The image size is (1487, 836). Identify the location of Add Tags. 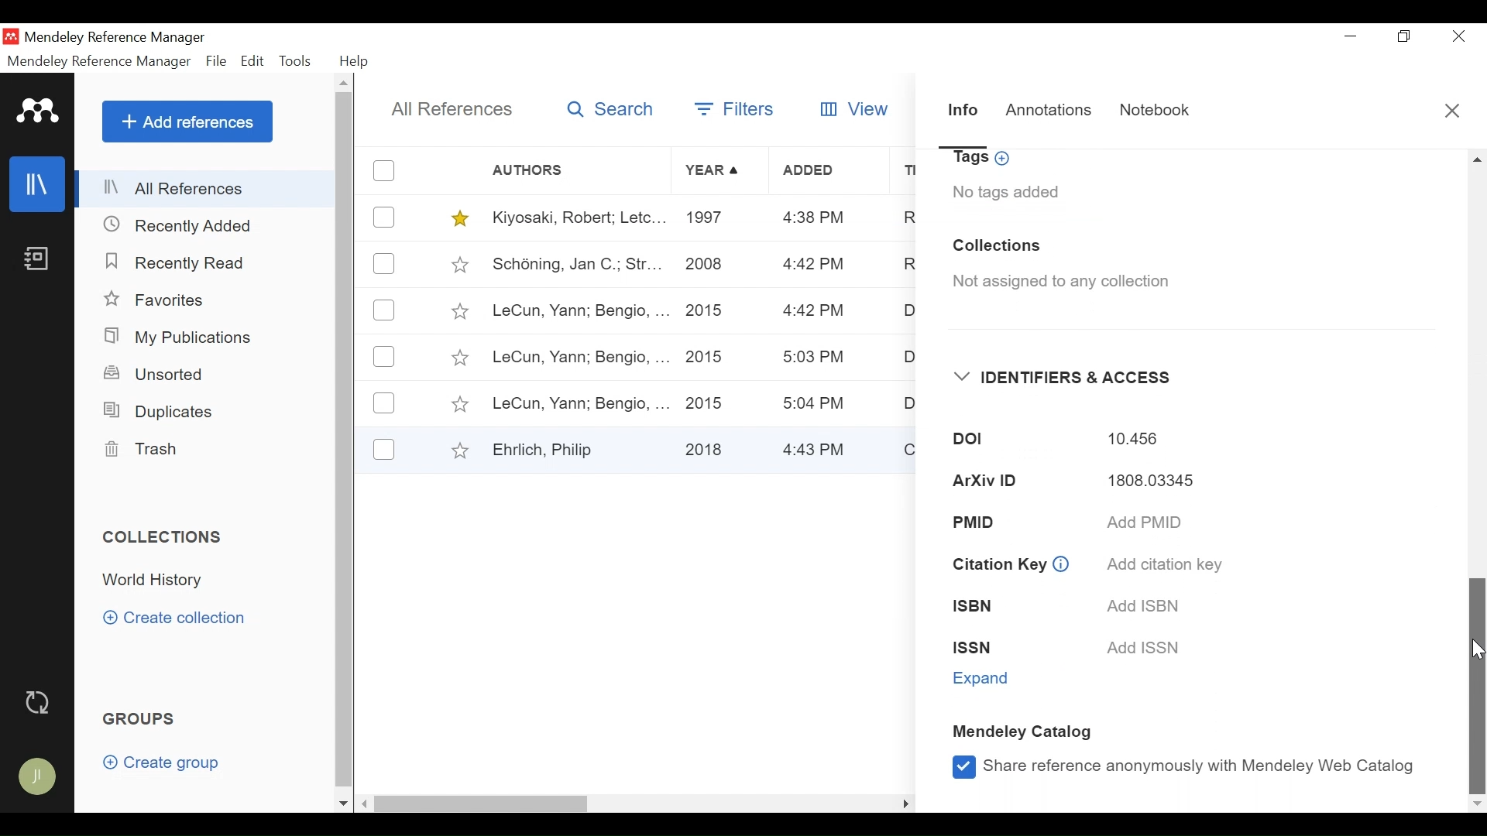
(984, 159).